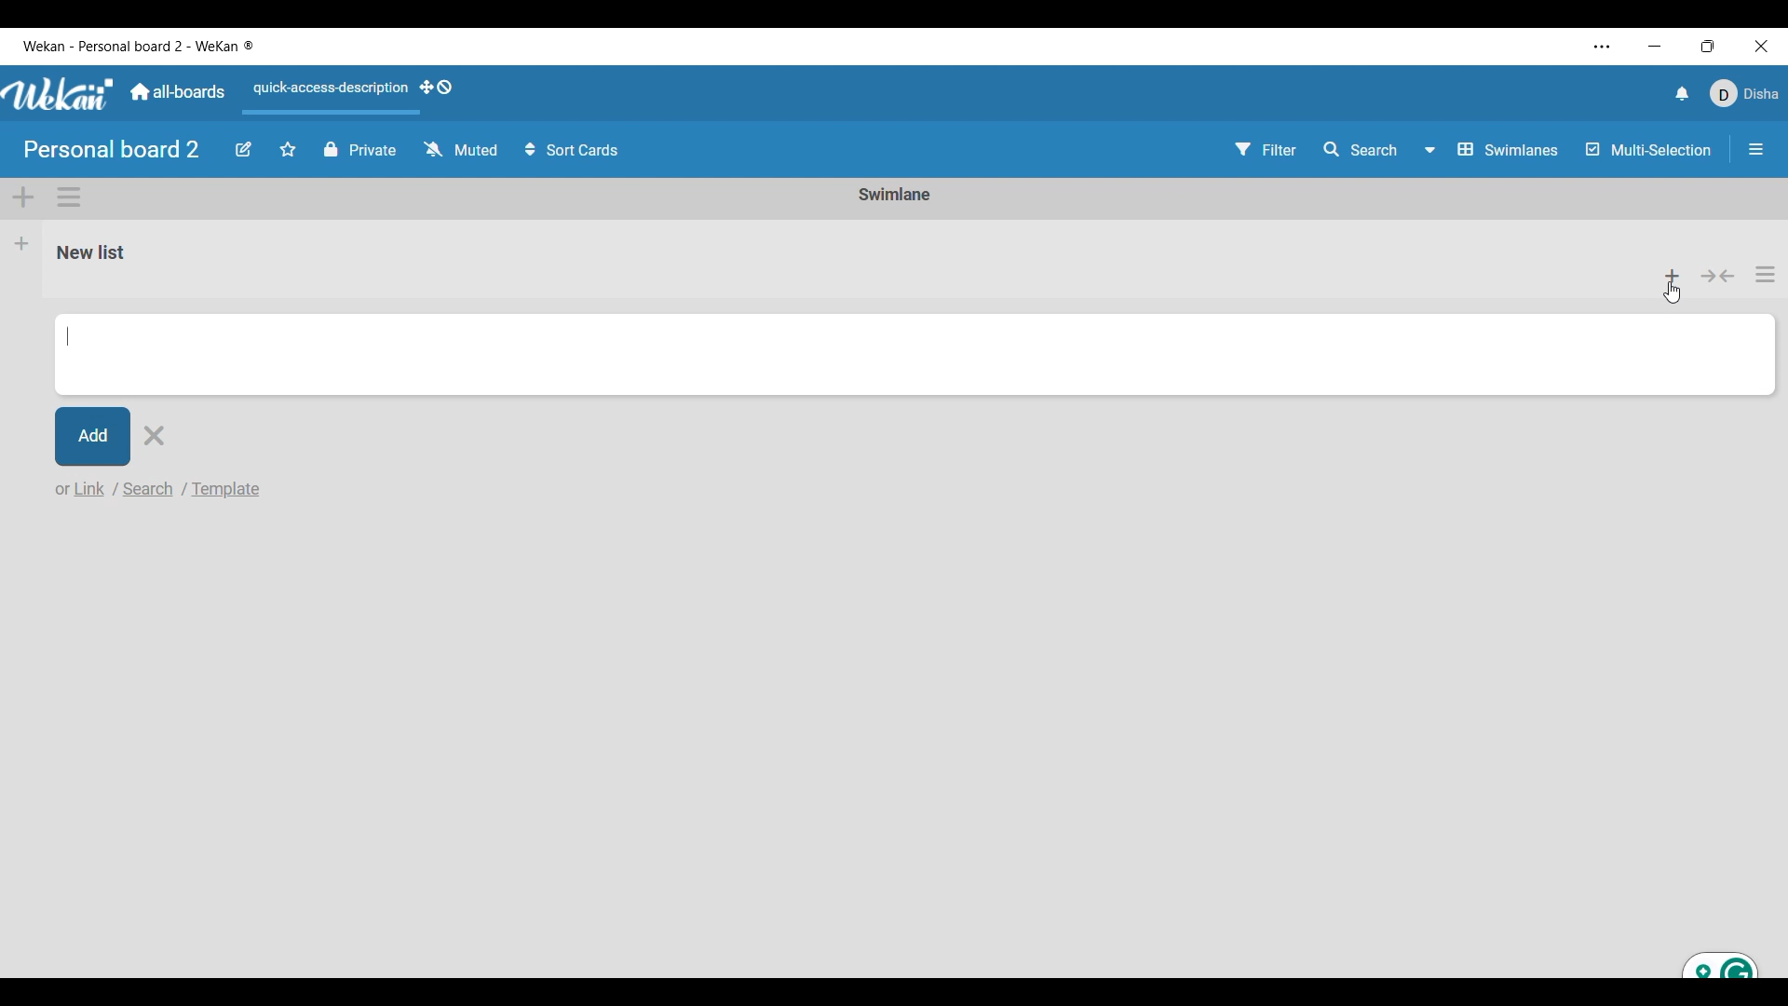 Image resolution: width=1788 pixels, height=1006 pixels. Describe the element at coordinates (76, 488) in the screenshot. I see `Input link` at that location.